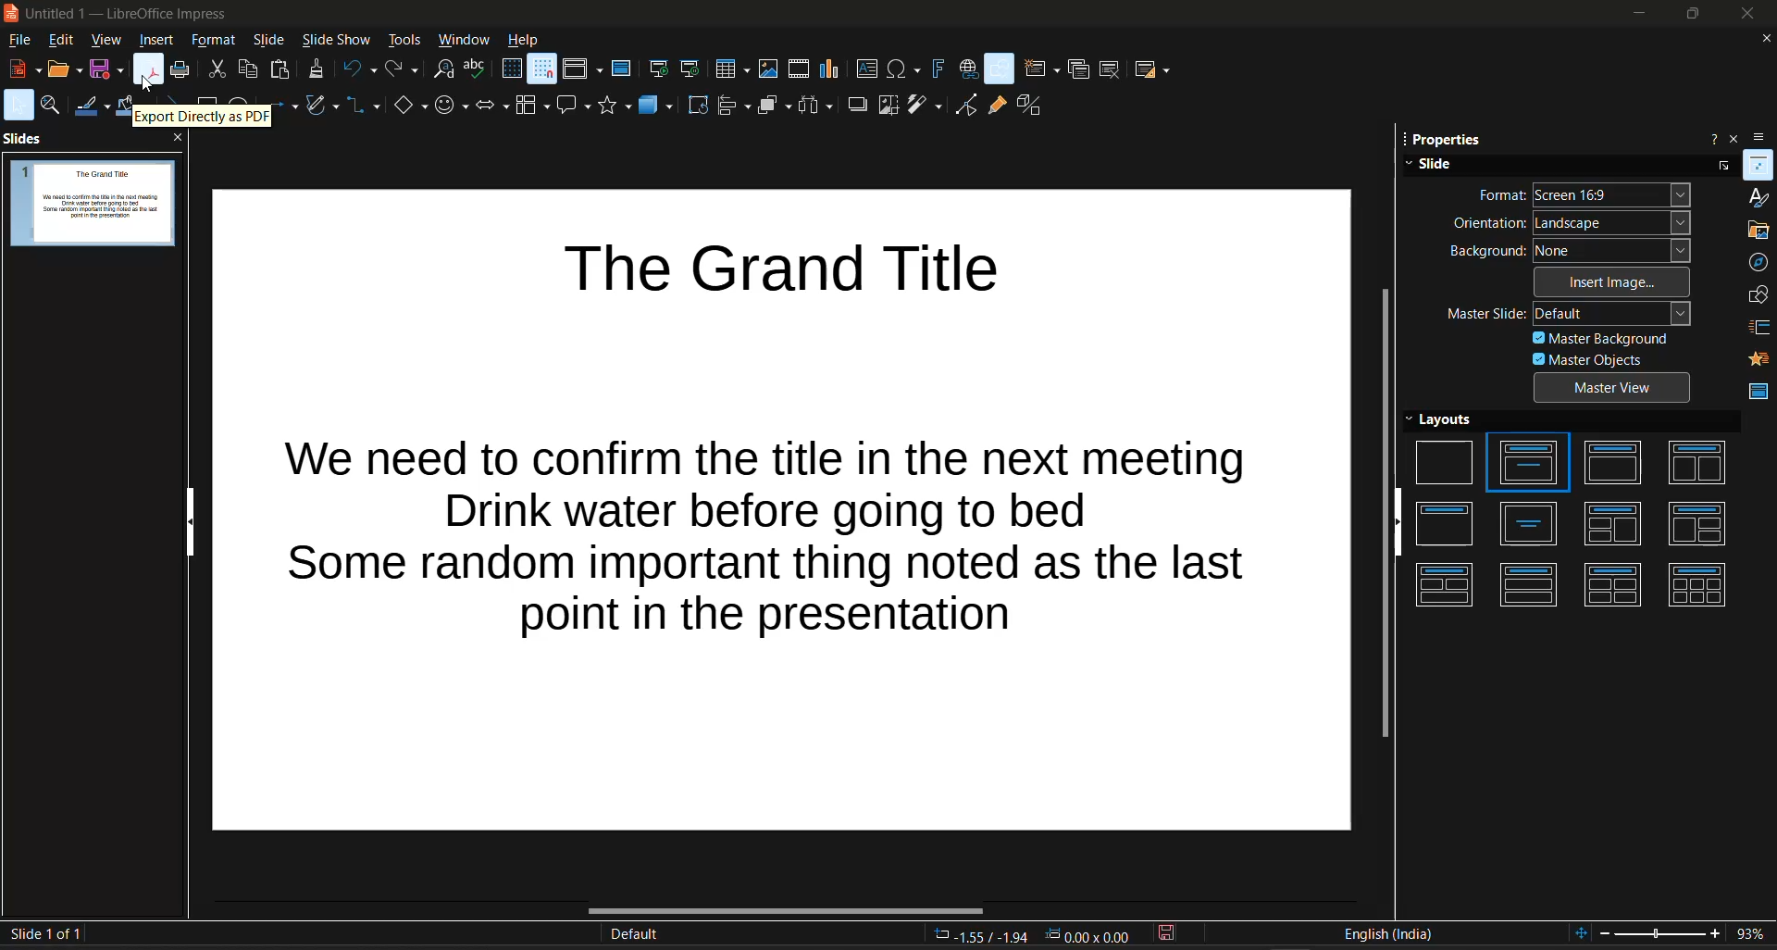 Image resolution: width=1777 pixels, height=950 pixels. I want to click on shapes, so click(1756, 294).